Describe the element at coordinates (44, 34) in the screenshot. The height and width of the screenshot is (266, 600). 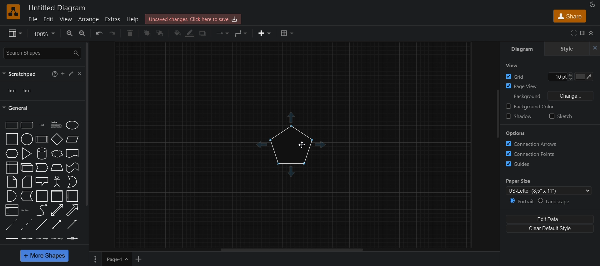
I see `zoom options` at that location.